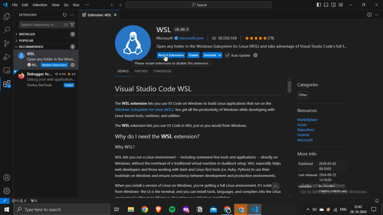 The width and height of the screenshot is (383, 215). I want to click on more options, so click(72, 15).